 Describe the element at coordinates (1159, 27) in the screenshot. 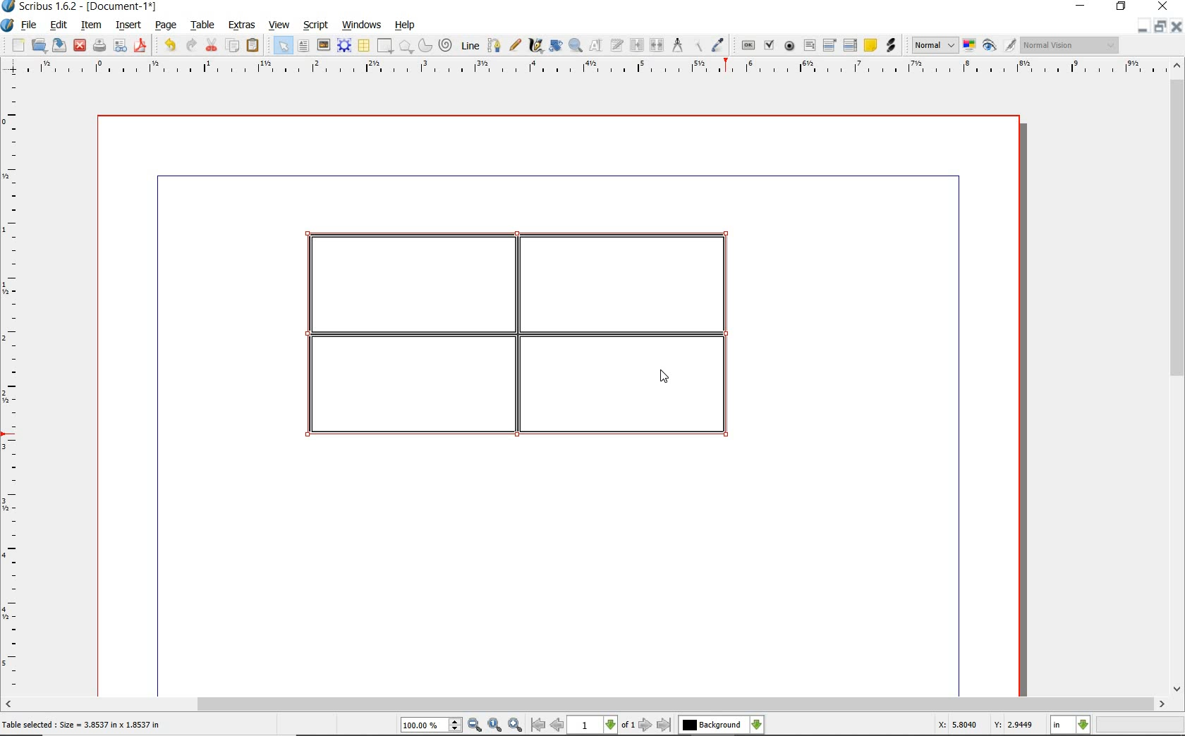

I see `restore` at that location.